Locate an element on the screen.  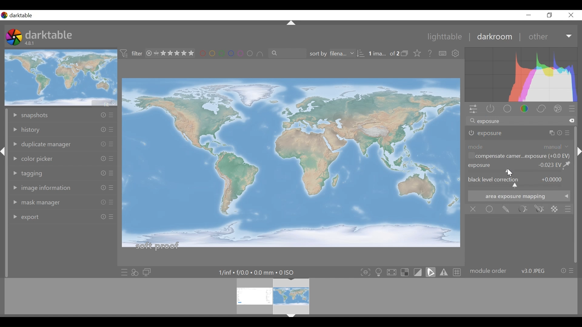
toggle guide lines is located at coordinates (458, 272).